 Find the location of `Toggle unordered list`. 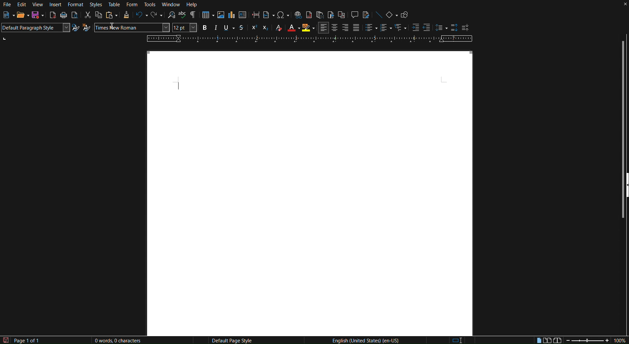

Toggle unordered list is located at coordinates (370, 28).